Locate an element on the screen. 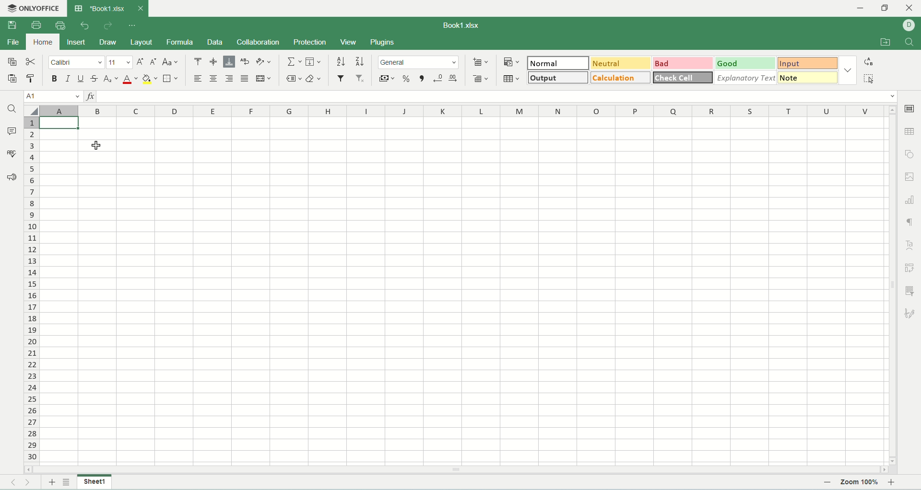 The image size is (921, 490). decrease decimal is located at coordinates (438, 78).